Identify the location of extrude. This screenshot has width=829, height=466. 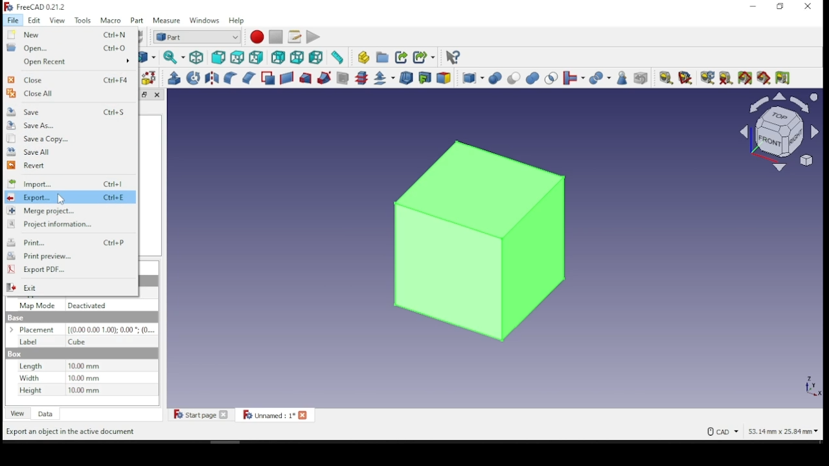
(174, 78).